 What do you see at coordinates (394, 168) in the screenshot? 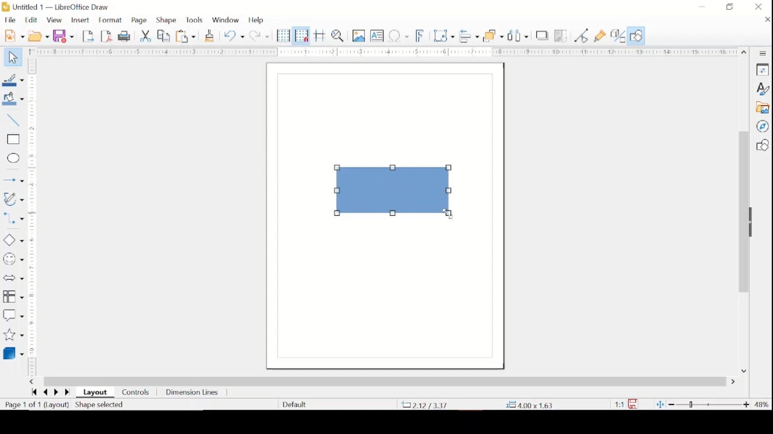
I see `resize handle` at bounding box center [394, 168].